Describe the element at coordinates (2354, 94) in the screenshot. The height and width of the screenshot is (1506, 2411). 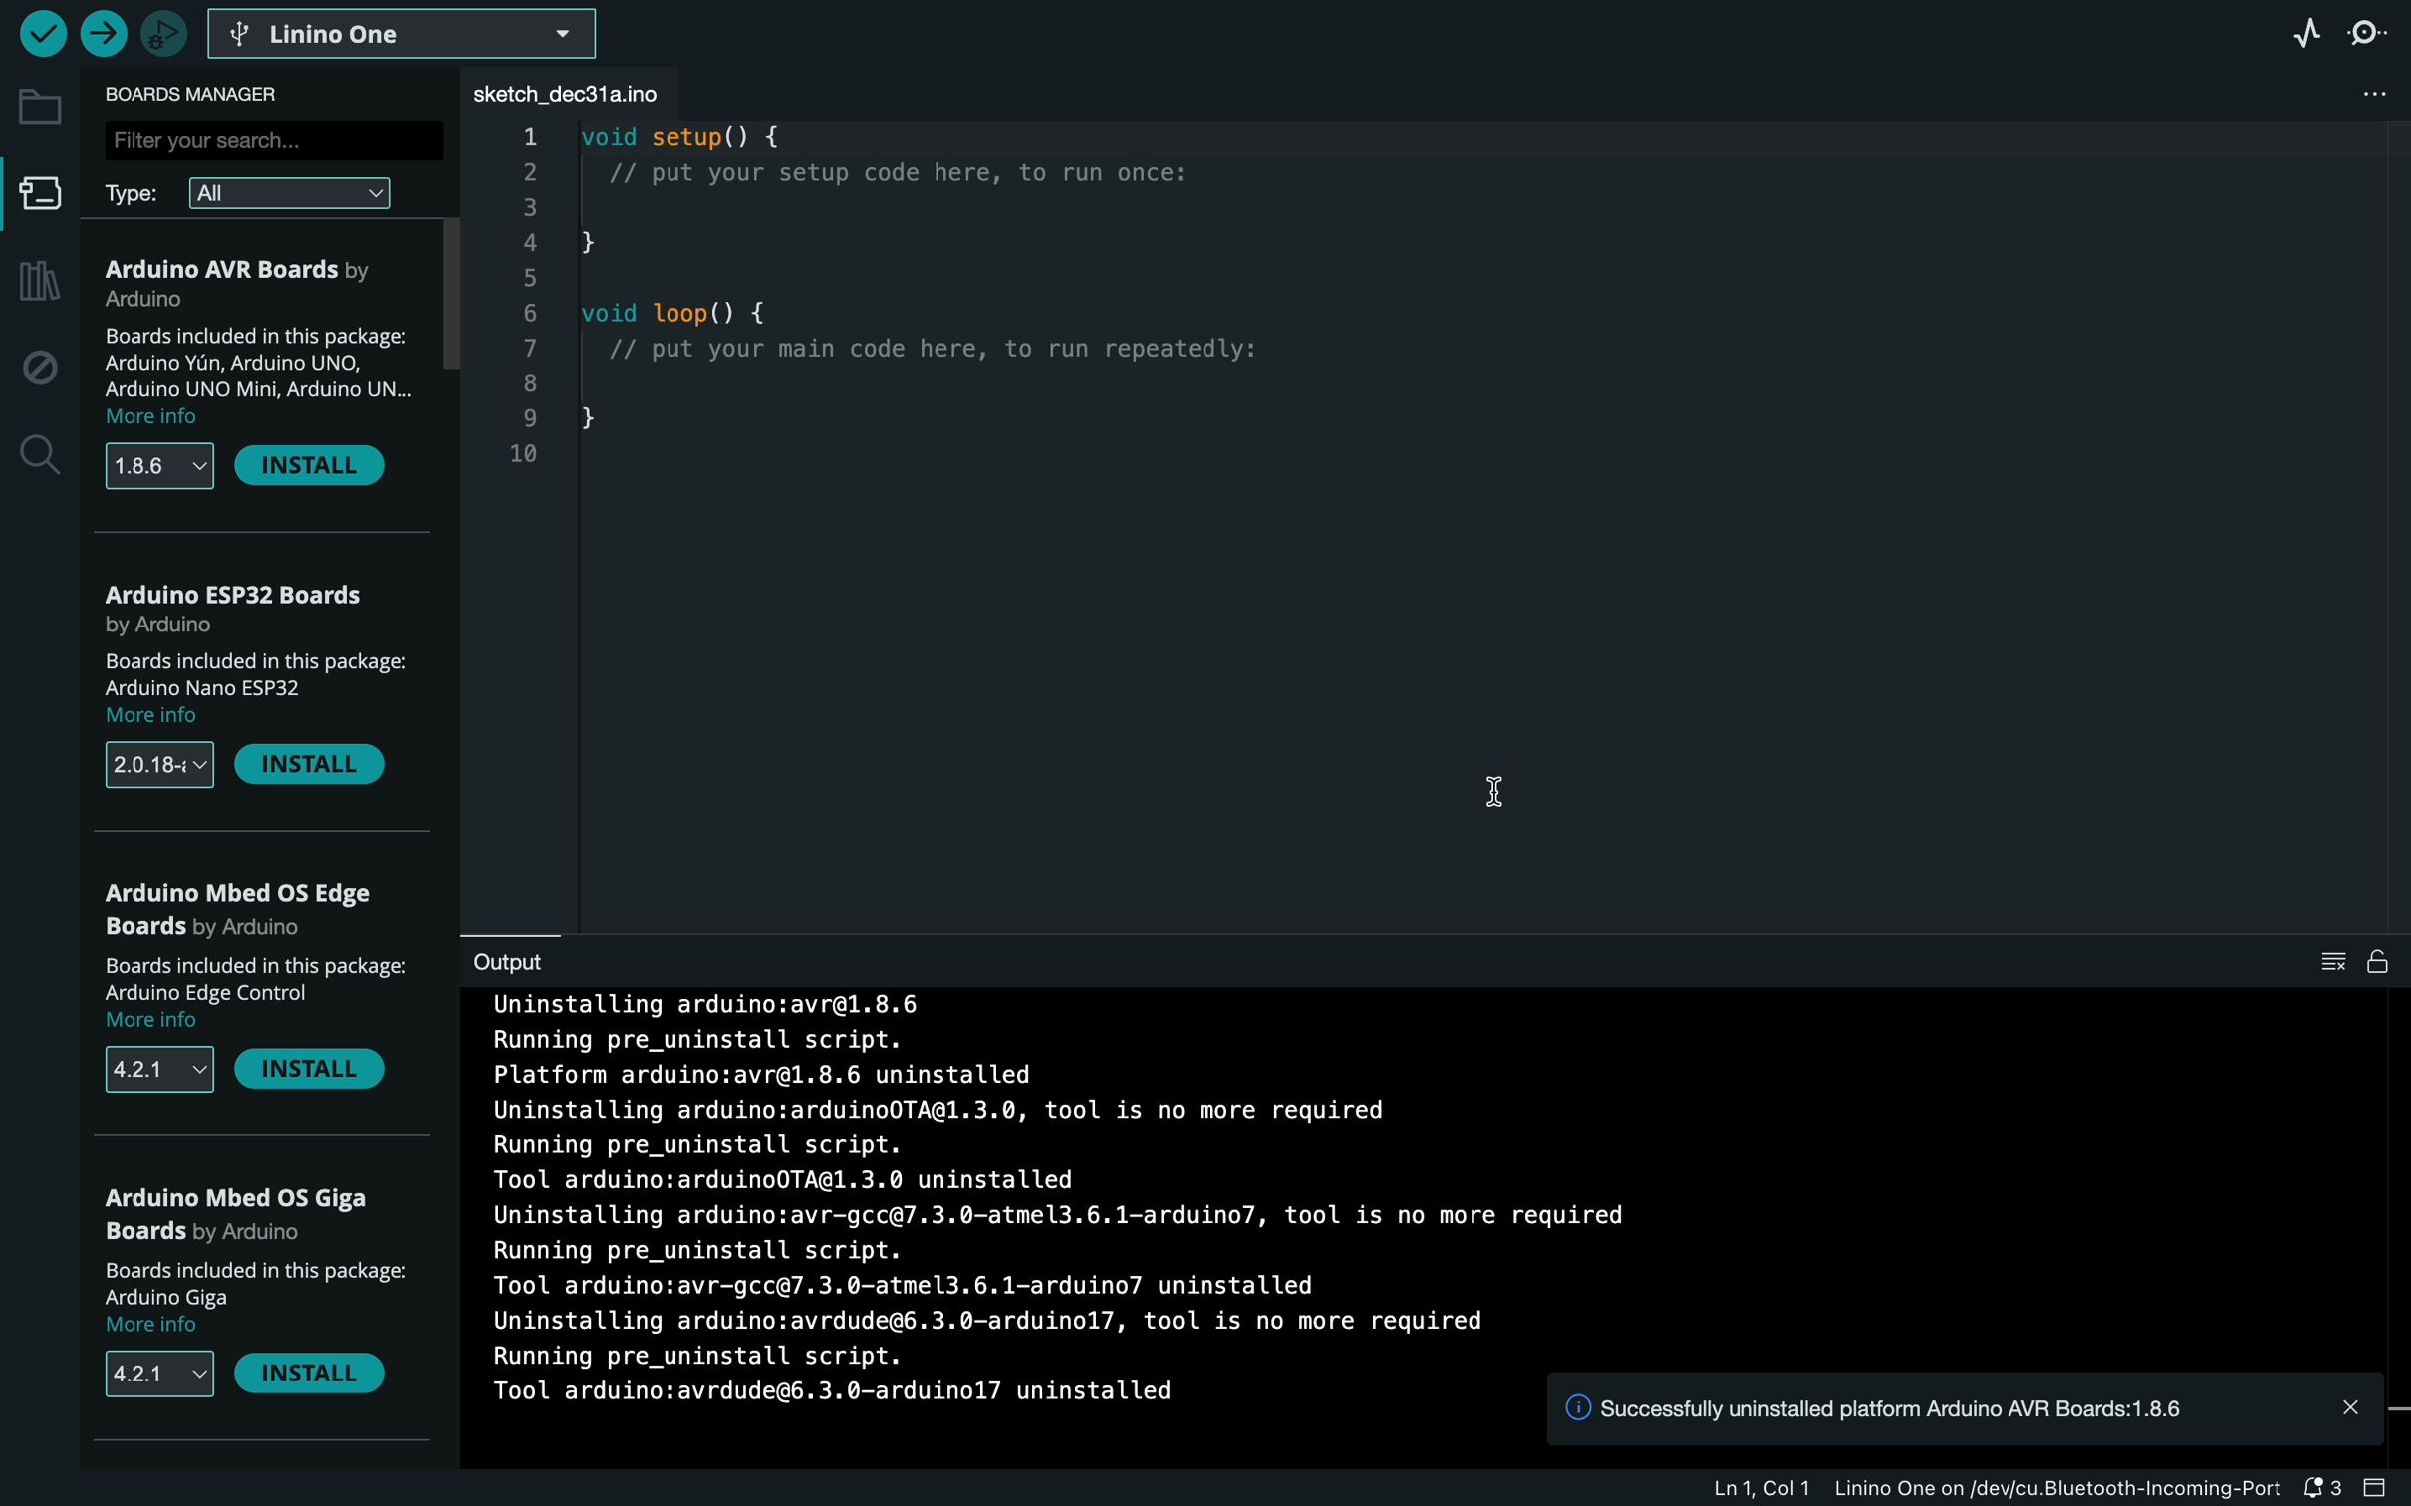
I see `file setting` at that location.